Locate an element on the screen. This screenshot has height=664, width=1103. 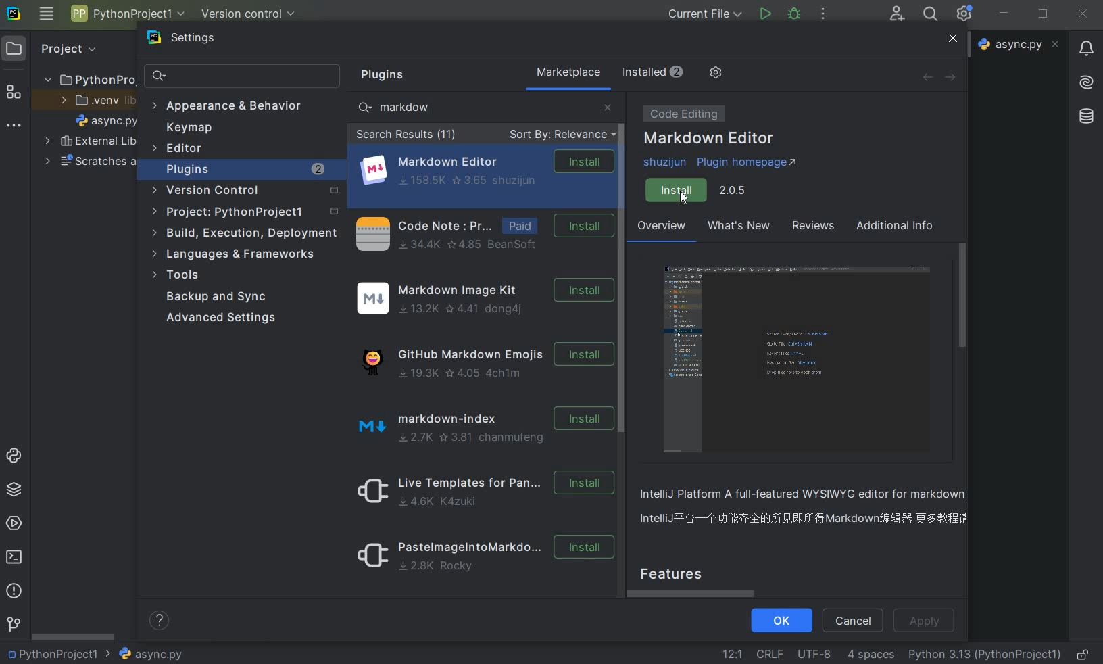
.venv is located at coordinates (93, 100).